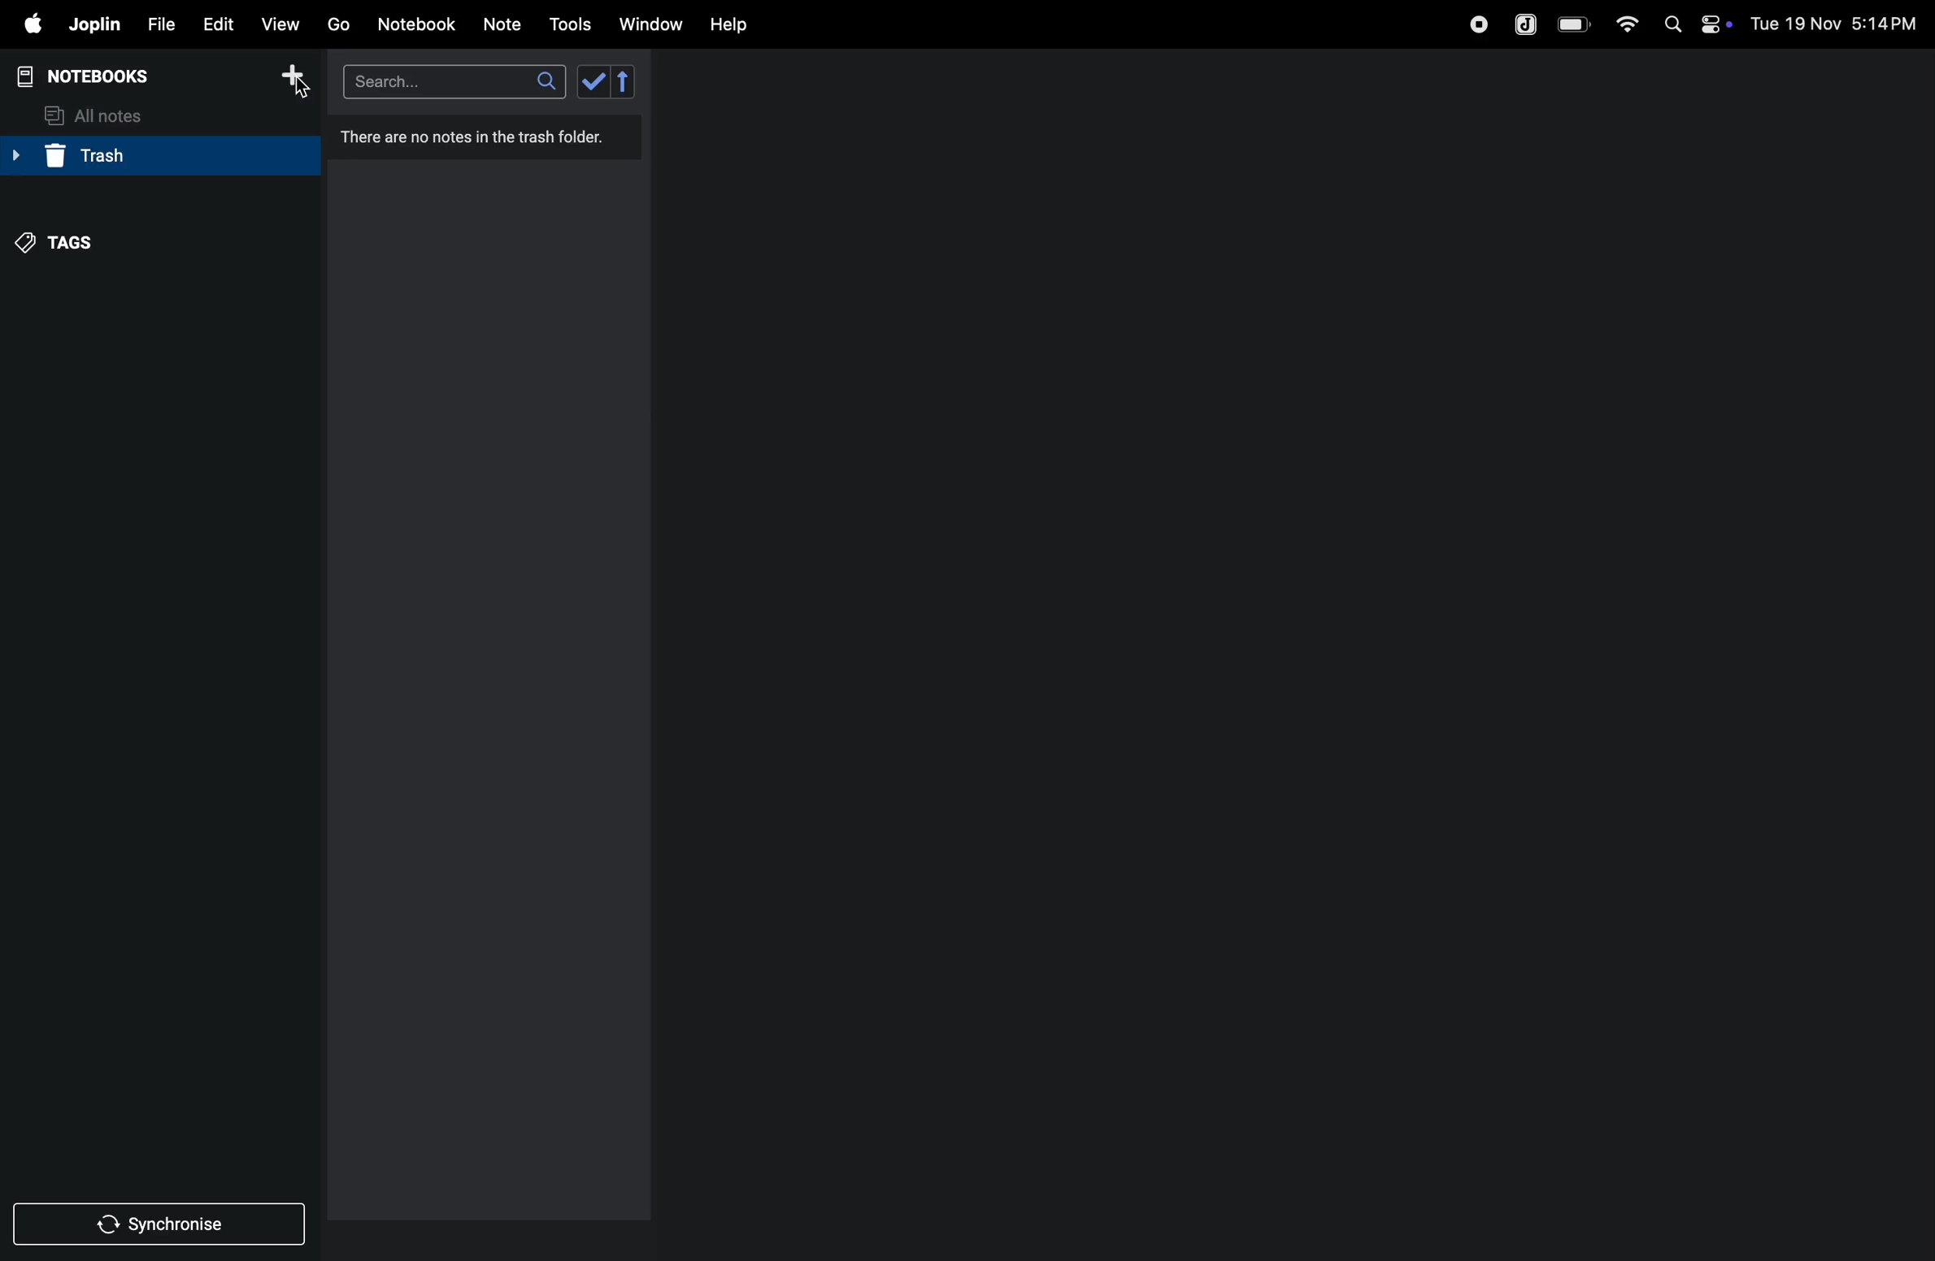 The width and height of the screenshot is (1935, 1261). Describe the element at coordinates (338, 22) in the screenshot. I see `go` at that location.